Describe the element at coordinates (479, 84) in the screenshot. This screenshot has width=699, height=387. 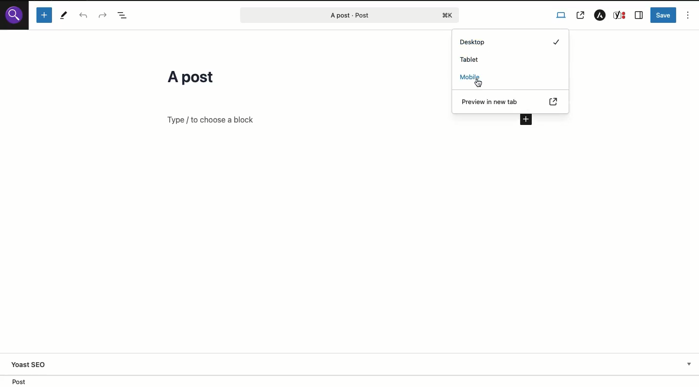
I see `cursor` at that location.